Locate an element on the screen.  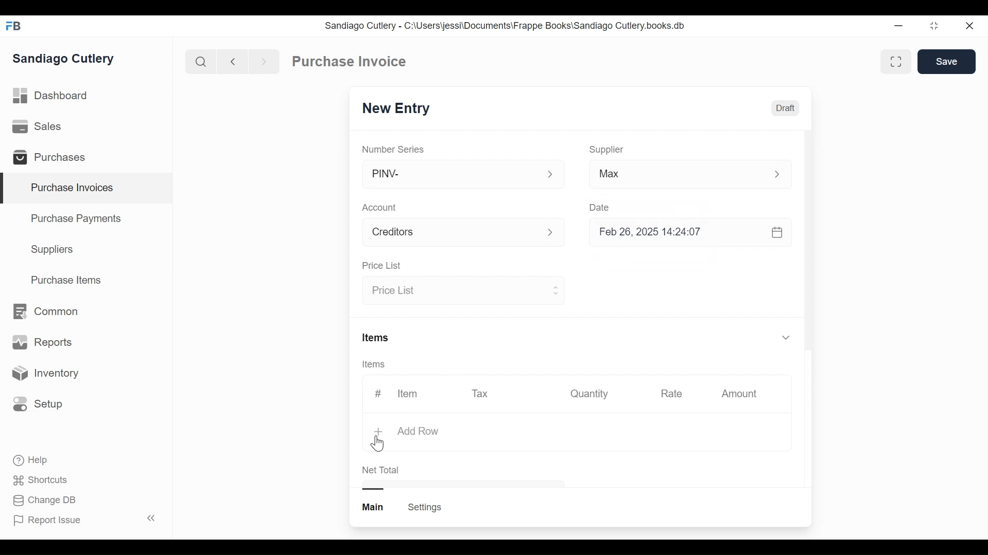
Net Total is located at coordinates (381, 470).